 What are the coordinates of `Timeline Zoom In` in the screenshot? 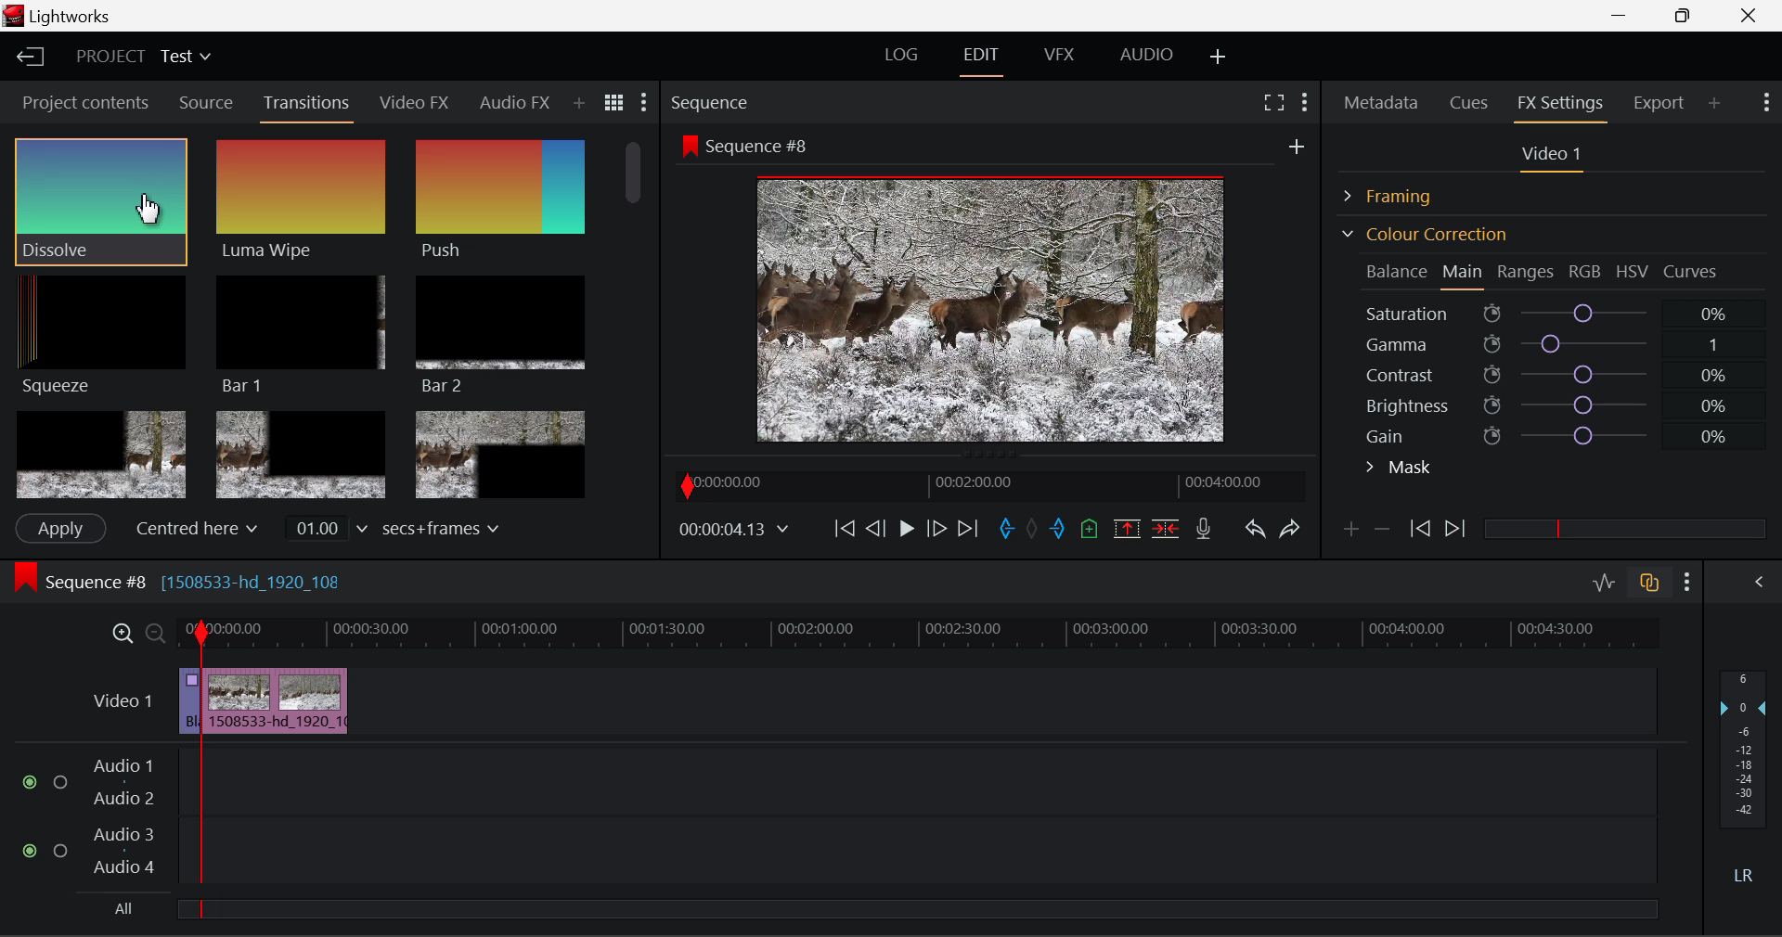 It's located at (119, 633).